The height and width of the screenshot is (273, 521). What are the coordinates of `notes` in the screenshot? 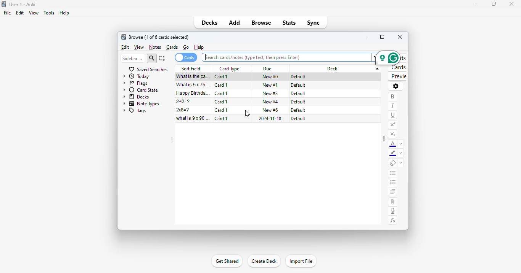 It's located at (155, 47).